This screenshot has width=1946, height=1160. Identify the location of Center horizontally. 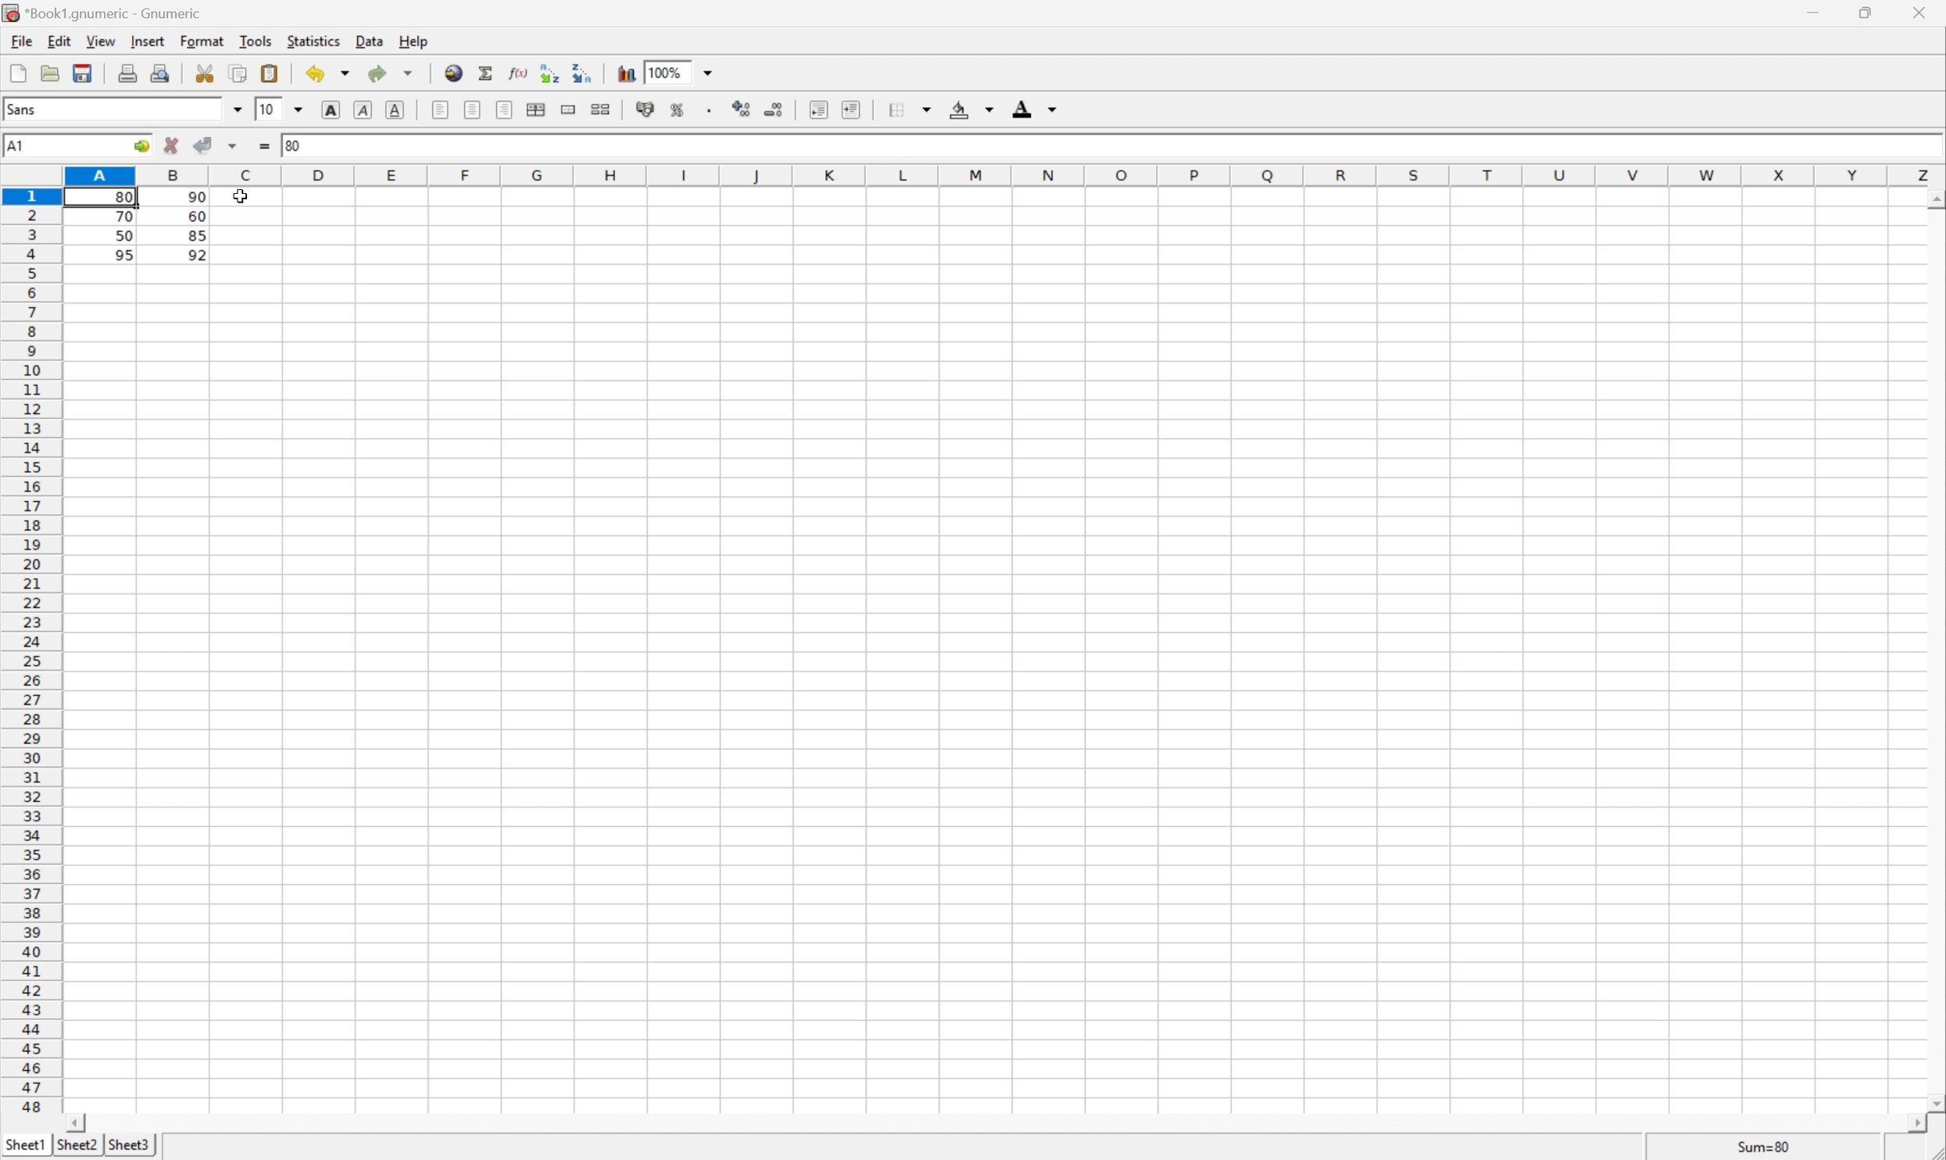
(474, 110).